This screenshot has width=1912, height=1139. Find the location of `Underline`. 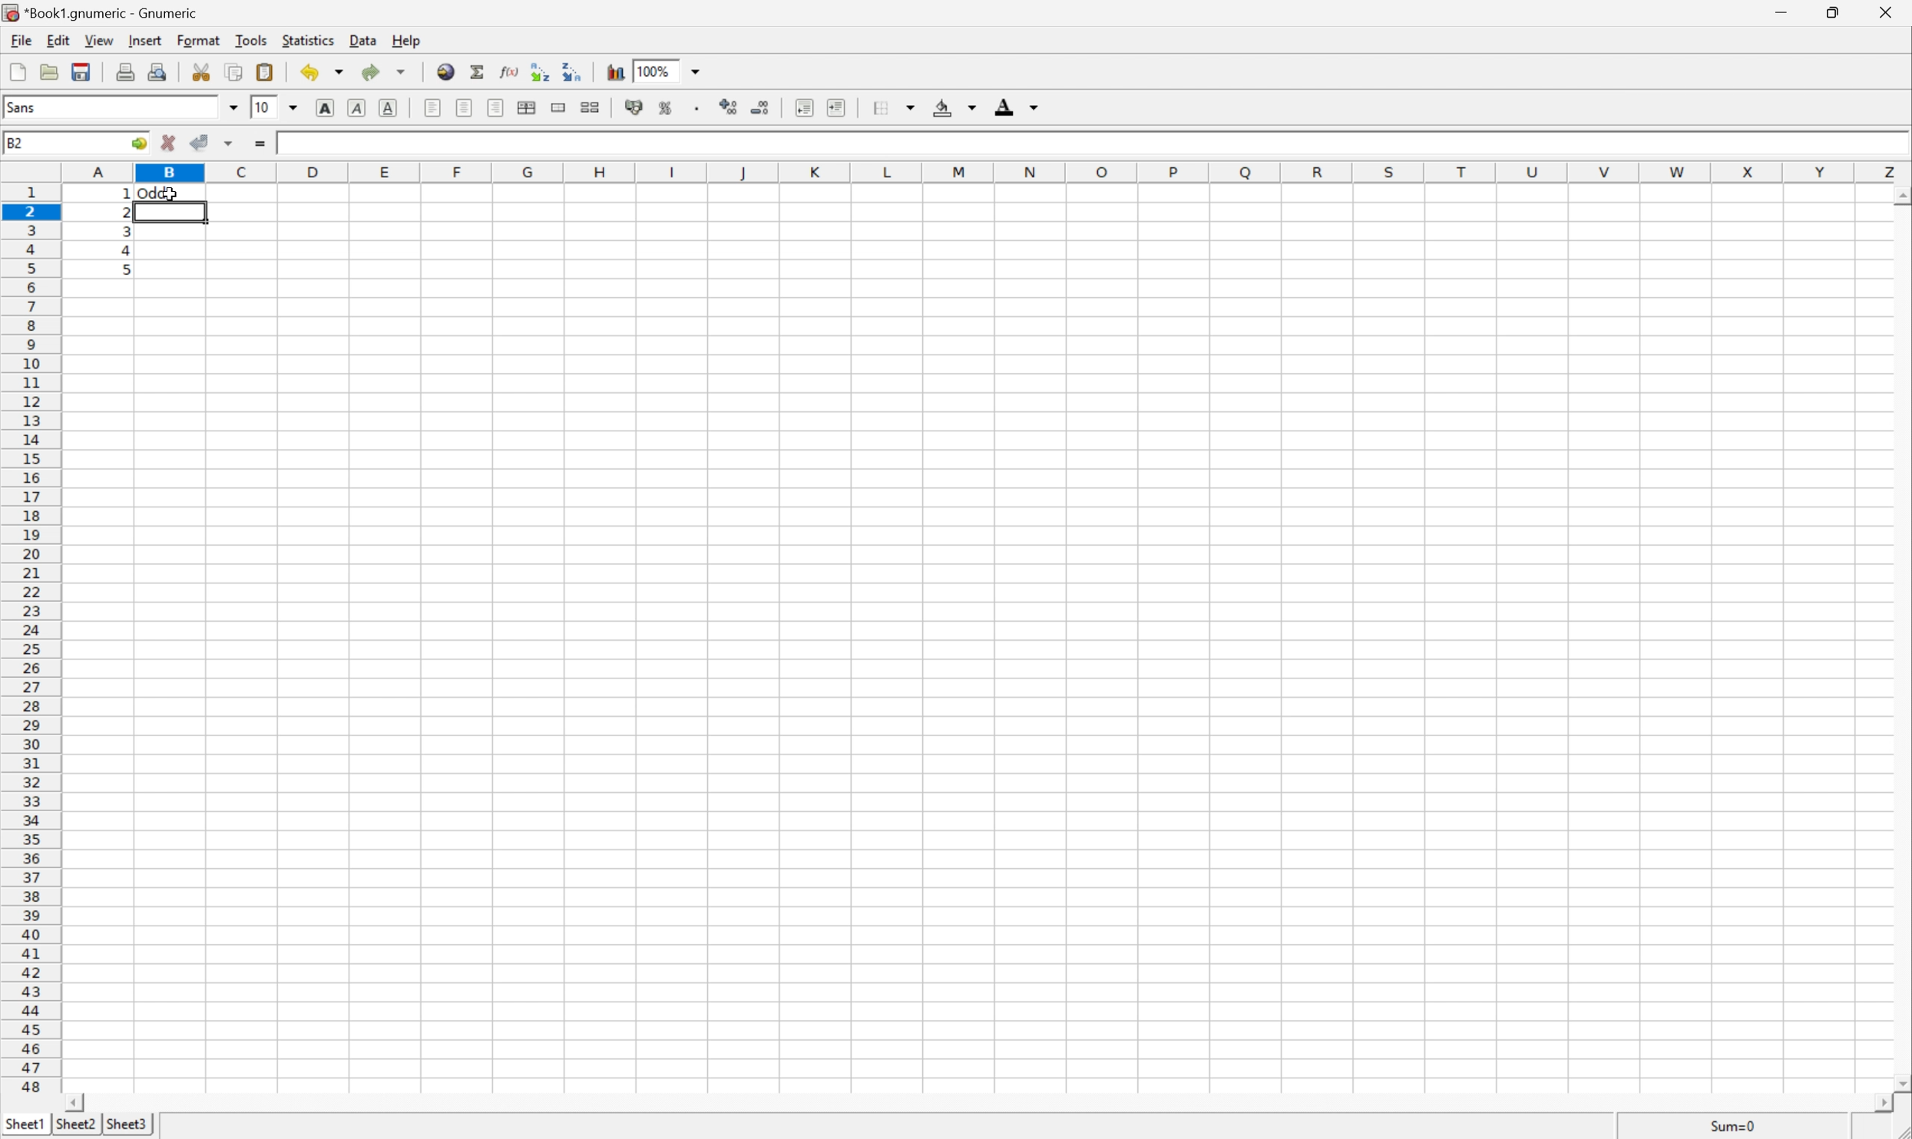

Underline is located at coordinates (389, 107).